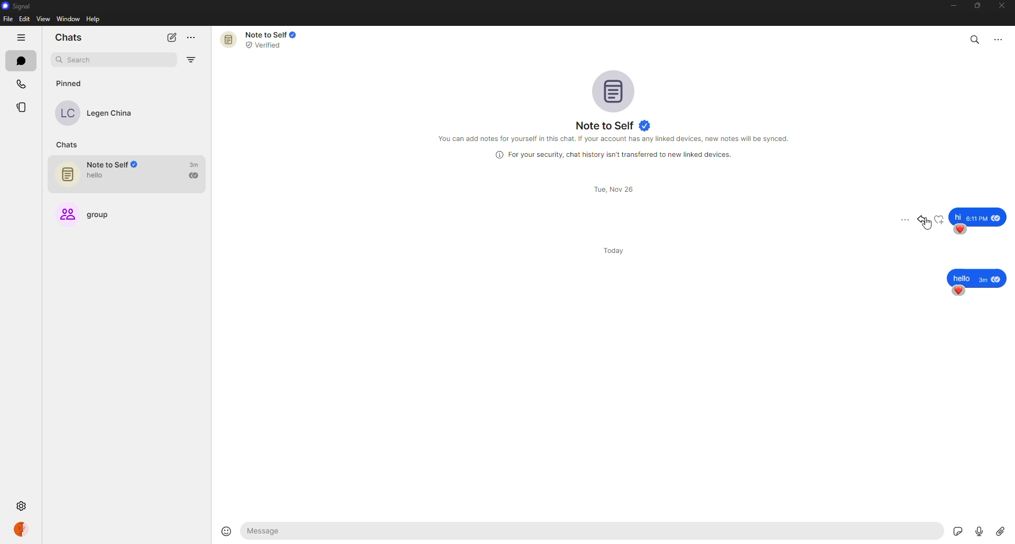 This screenshot has width=1015, height=544. I want to click on signal, so click(17, 6).